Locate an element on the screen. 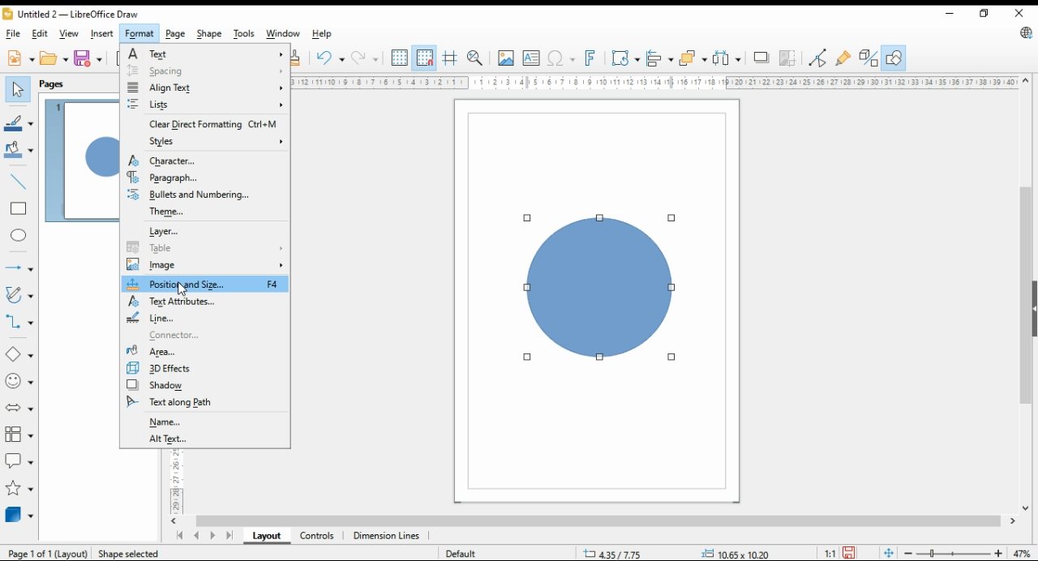  show gluepoint functions is located at coordinates (846, 57).